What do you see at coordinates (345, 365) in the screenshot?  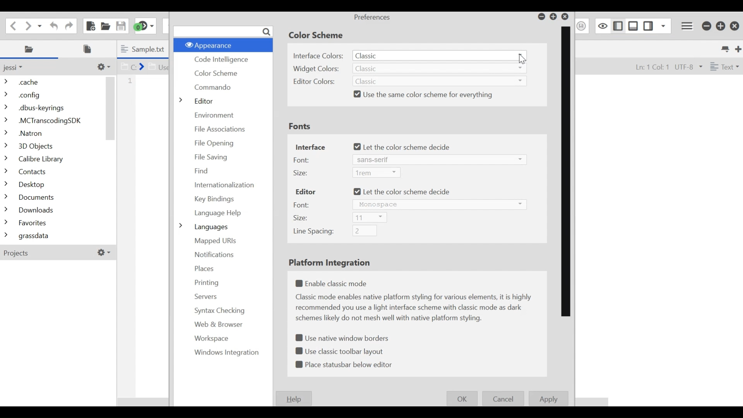 I see `(un)select Place status bar below editor` at bounding box center [345, 365].